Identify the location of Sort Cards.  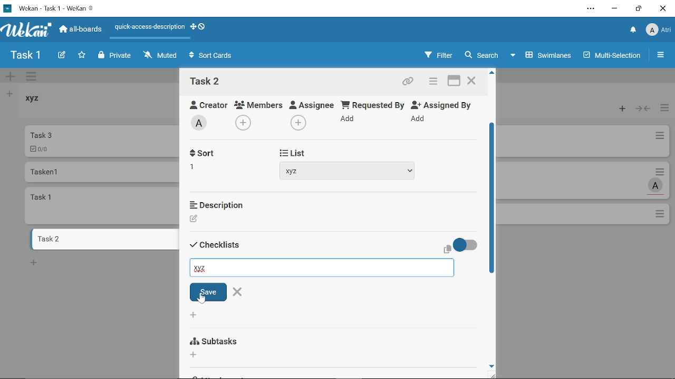
(213, 56).